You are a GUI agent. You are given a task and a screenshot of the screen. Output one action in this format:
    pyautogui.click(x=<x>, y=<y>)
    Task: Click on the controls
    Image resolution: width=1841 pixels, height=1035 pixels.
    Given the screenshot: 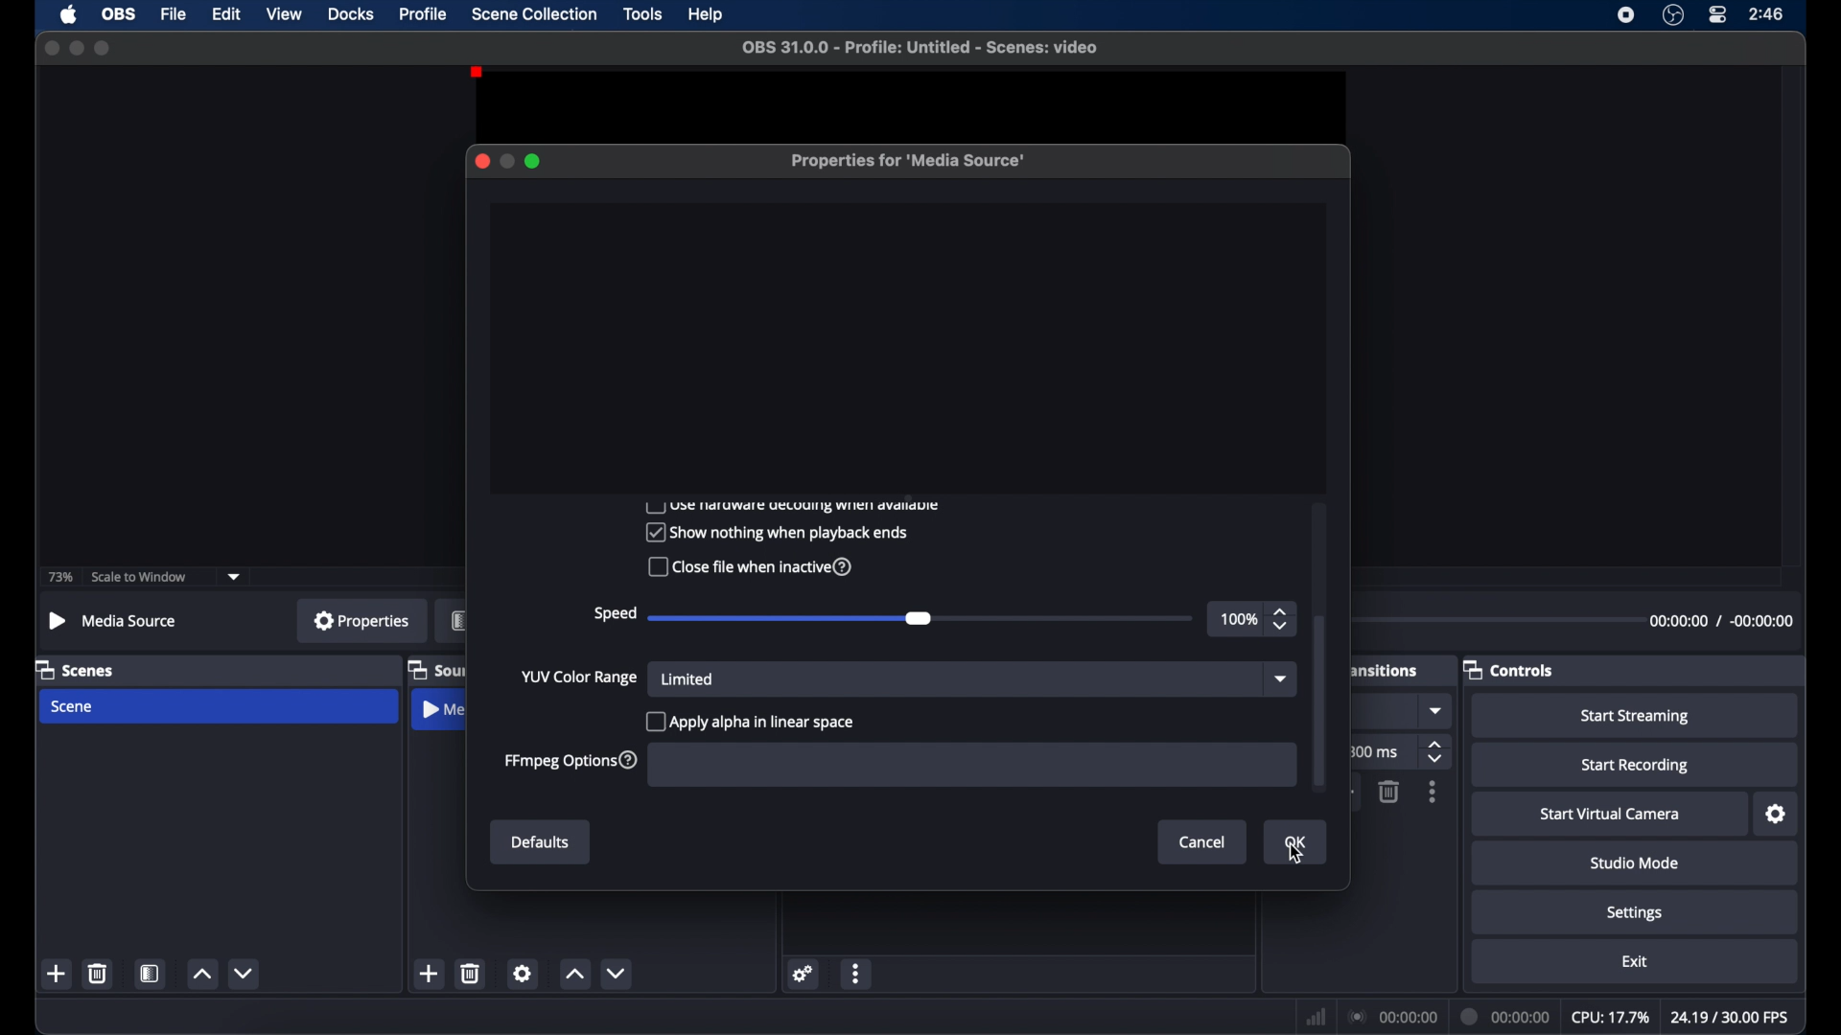 What is the action you would take?
    pyautogui.click(x=1509, y=669)
    